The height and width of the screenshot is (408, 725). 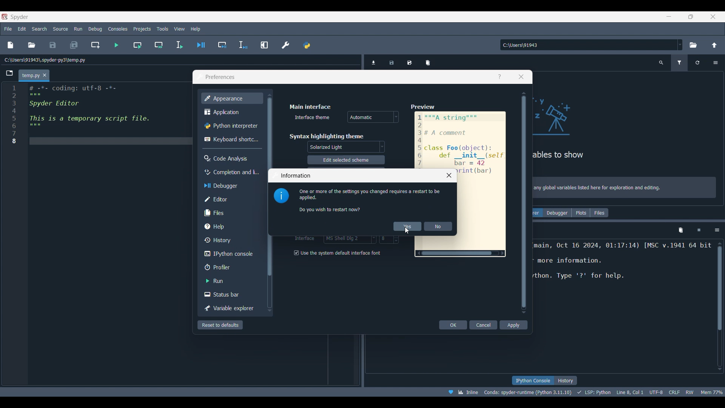 What do you see at coordinates (231, 158) in the screenshot?
I see `Code analysis` at bounding box center [231, 158].